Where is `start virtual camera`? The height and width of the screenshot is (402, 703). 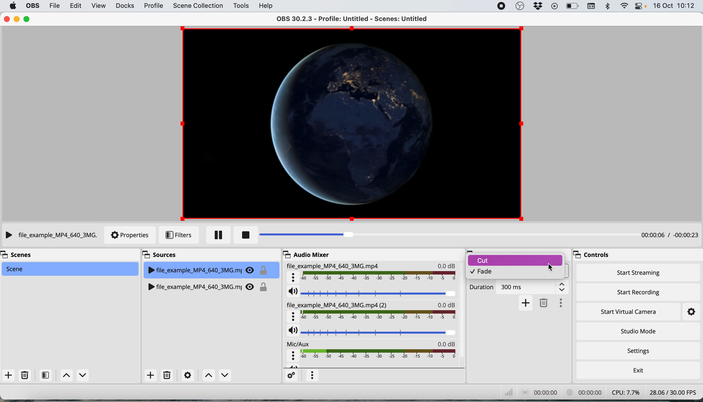 start virtual camera is located at coordinates (630, 312).